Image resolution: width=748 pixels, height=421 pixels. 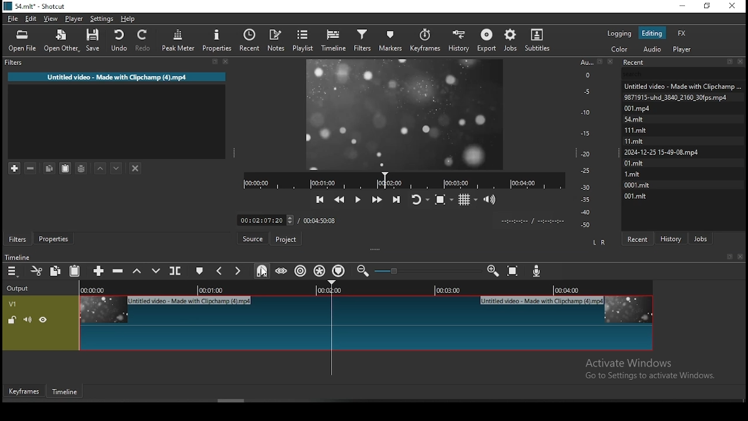 I want to click on L R, so click(x=598, y=242).